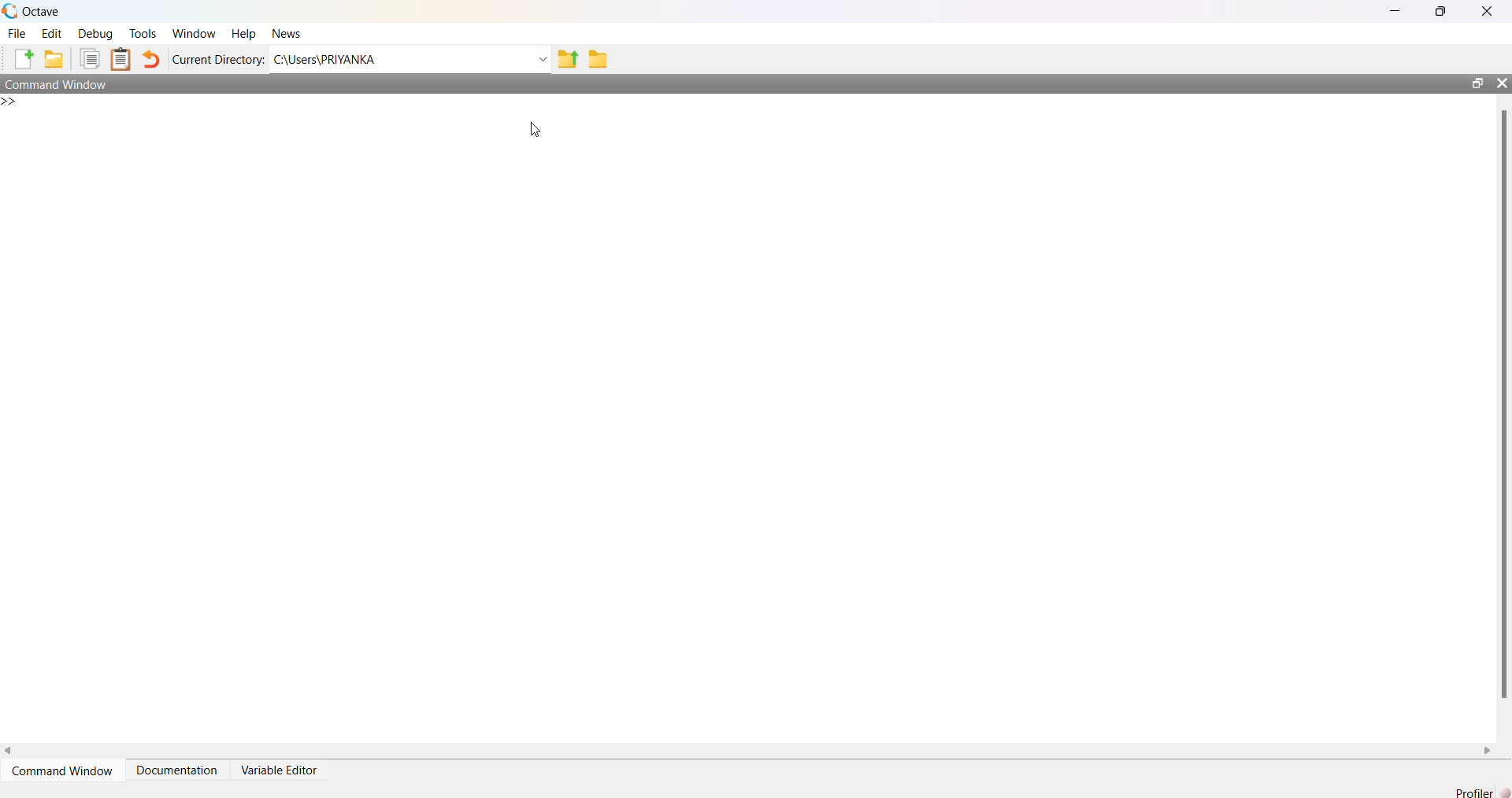  What do you see at coordinates (1472, 82) in the screenshot?
I see `maximise` at bounding box center [1472, 82].